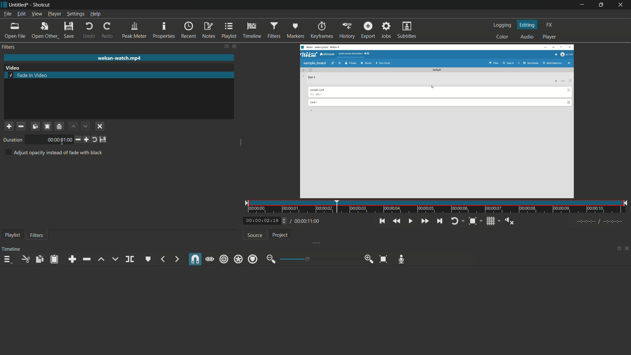 This screenshot has height=355, width=631. What do you see at coordinates (252, 31) in the screenshot?
I see `timeline` at bounding box center [252, 31].